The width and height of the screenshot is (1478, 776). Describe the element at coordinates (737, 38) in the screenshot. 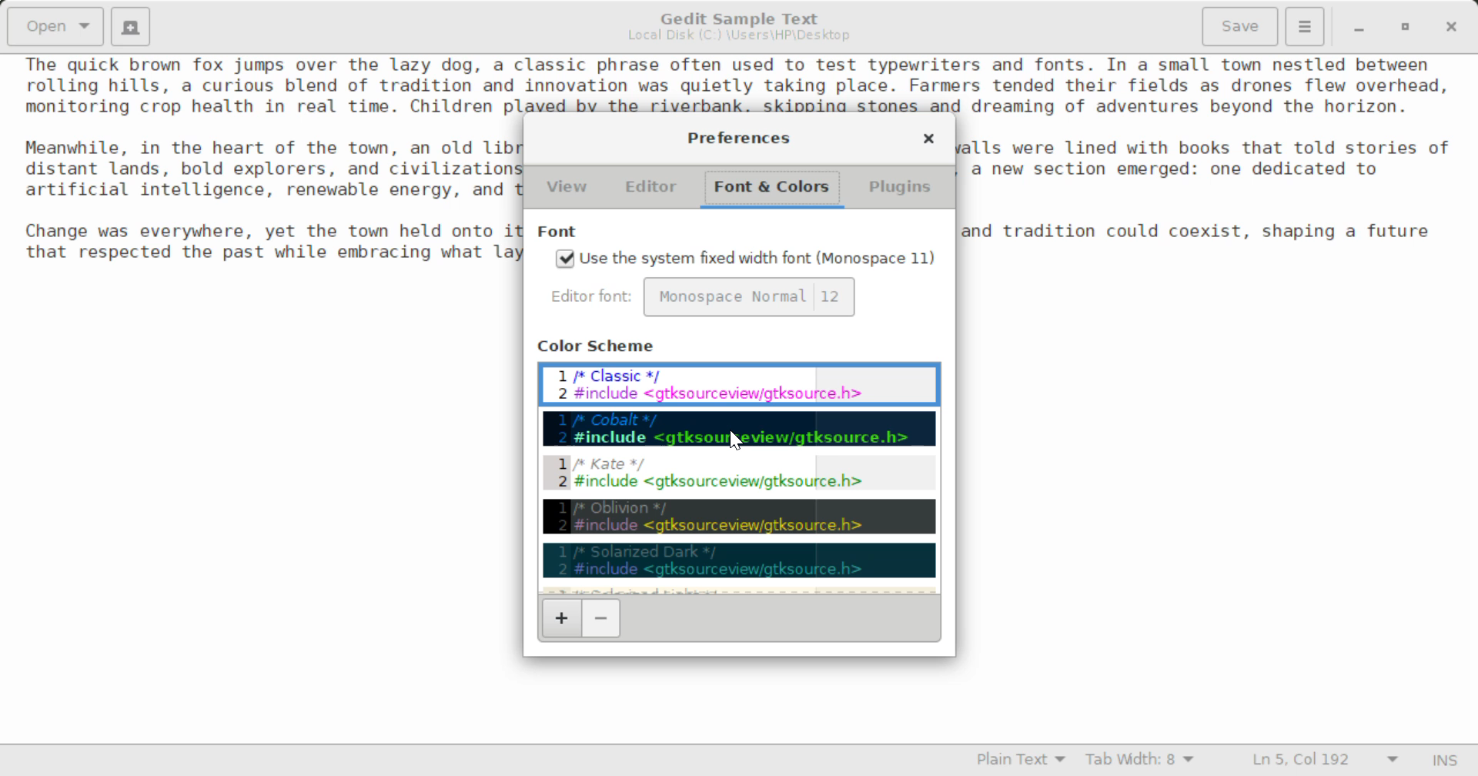

I see `File Location` at that location.